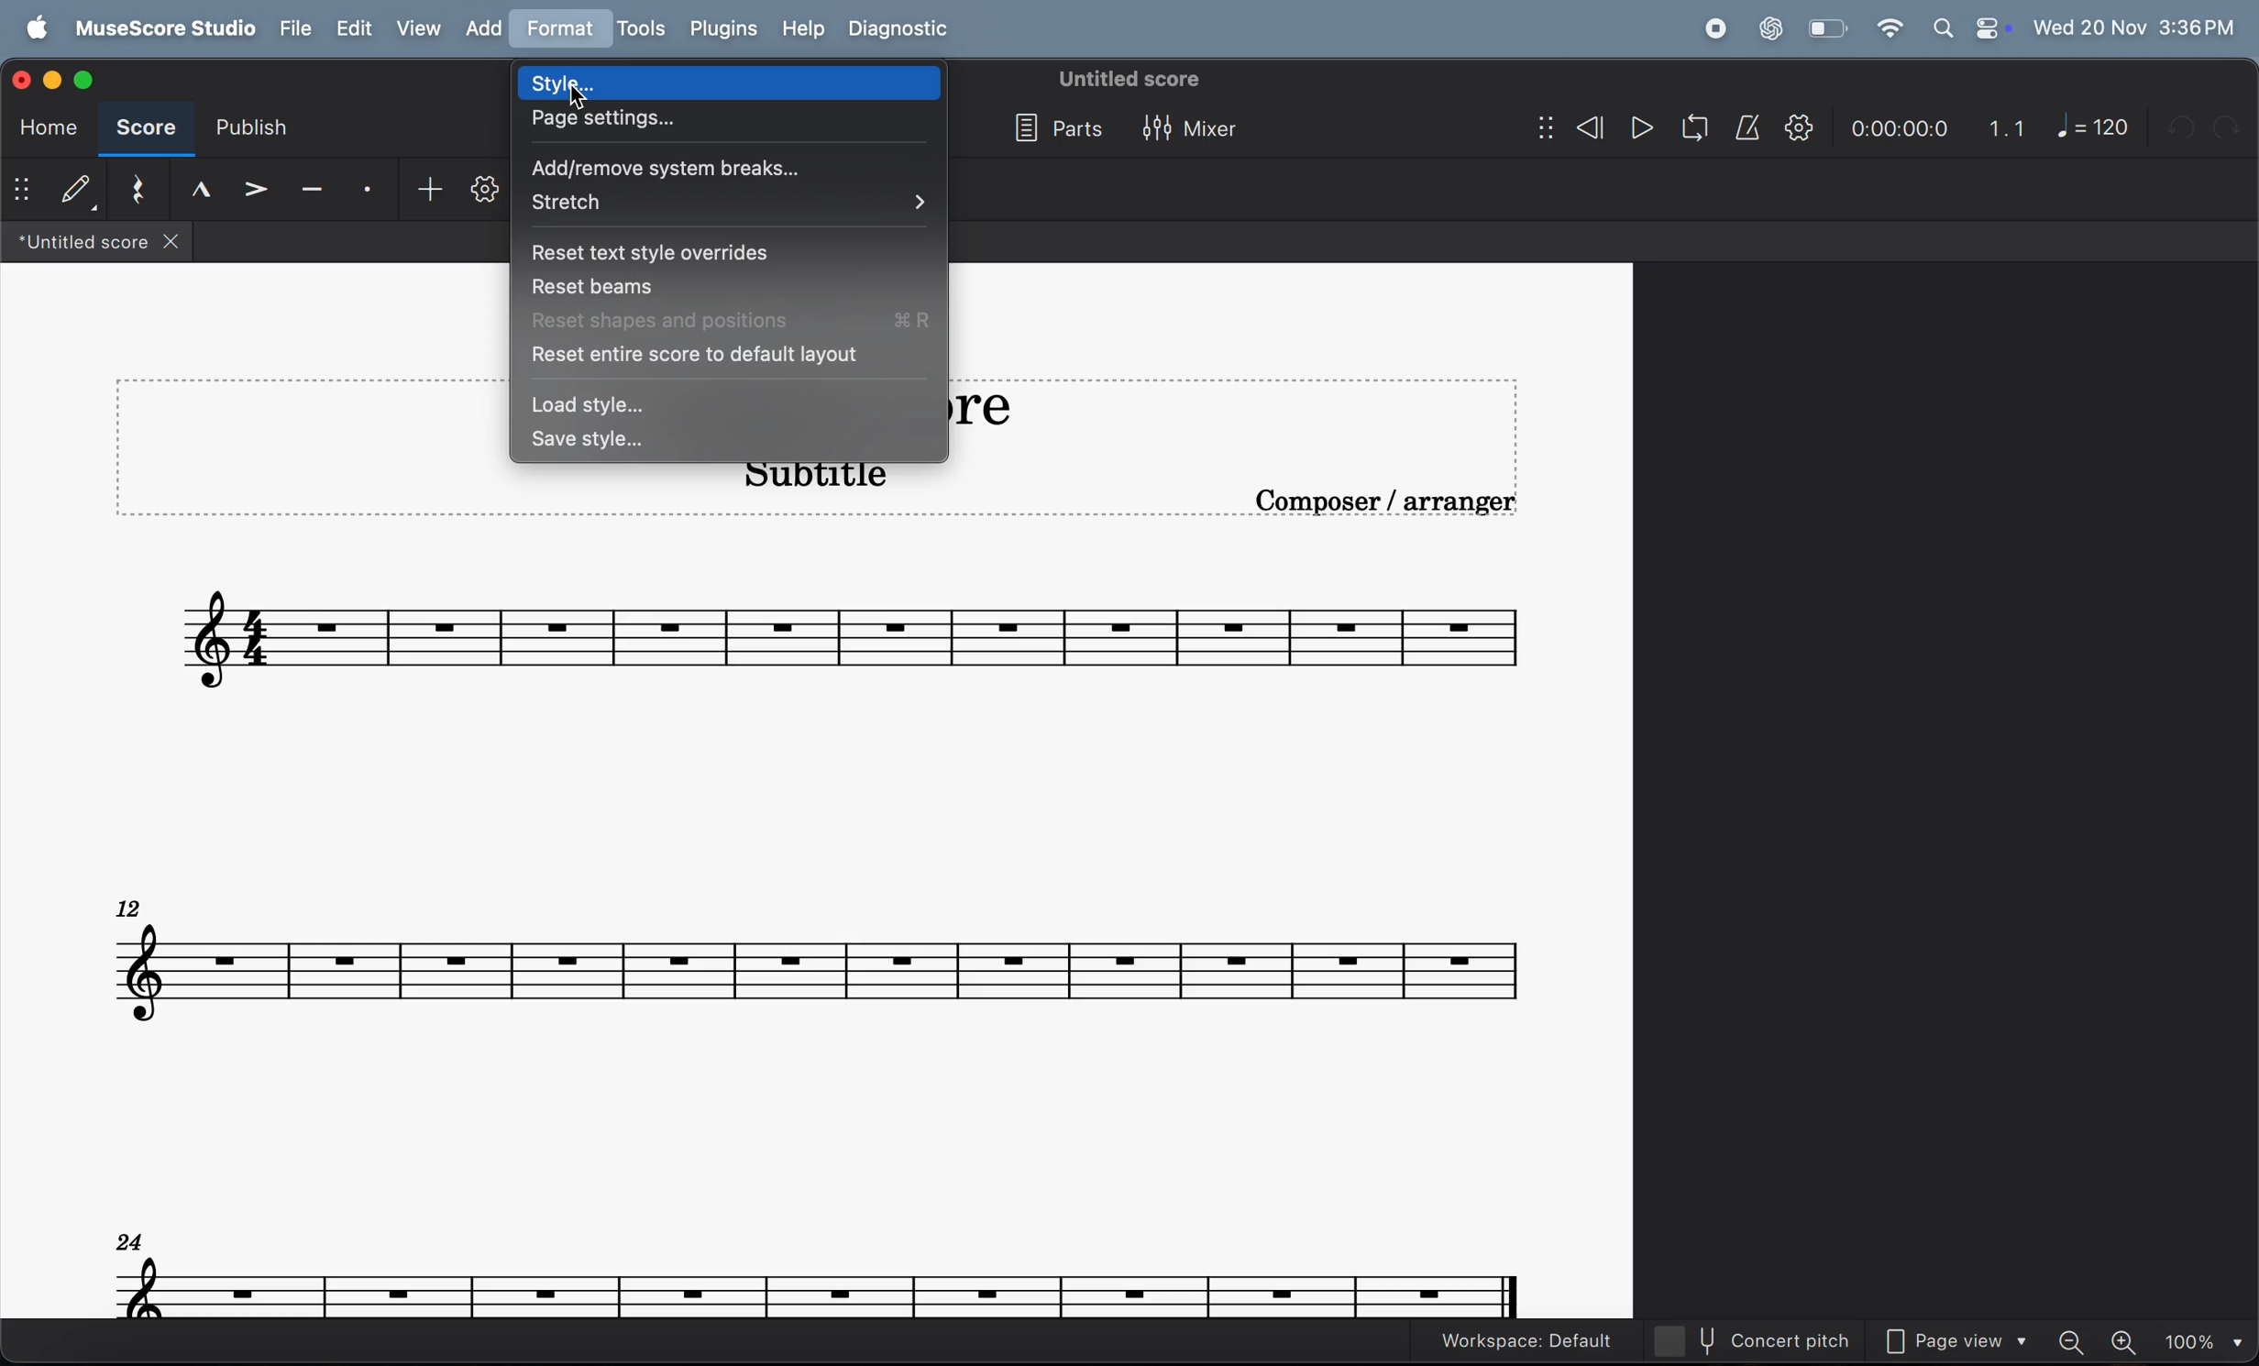  Describe the element at coordinates (1391, 506) in the screenshot. I see `composer` at that location.